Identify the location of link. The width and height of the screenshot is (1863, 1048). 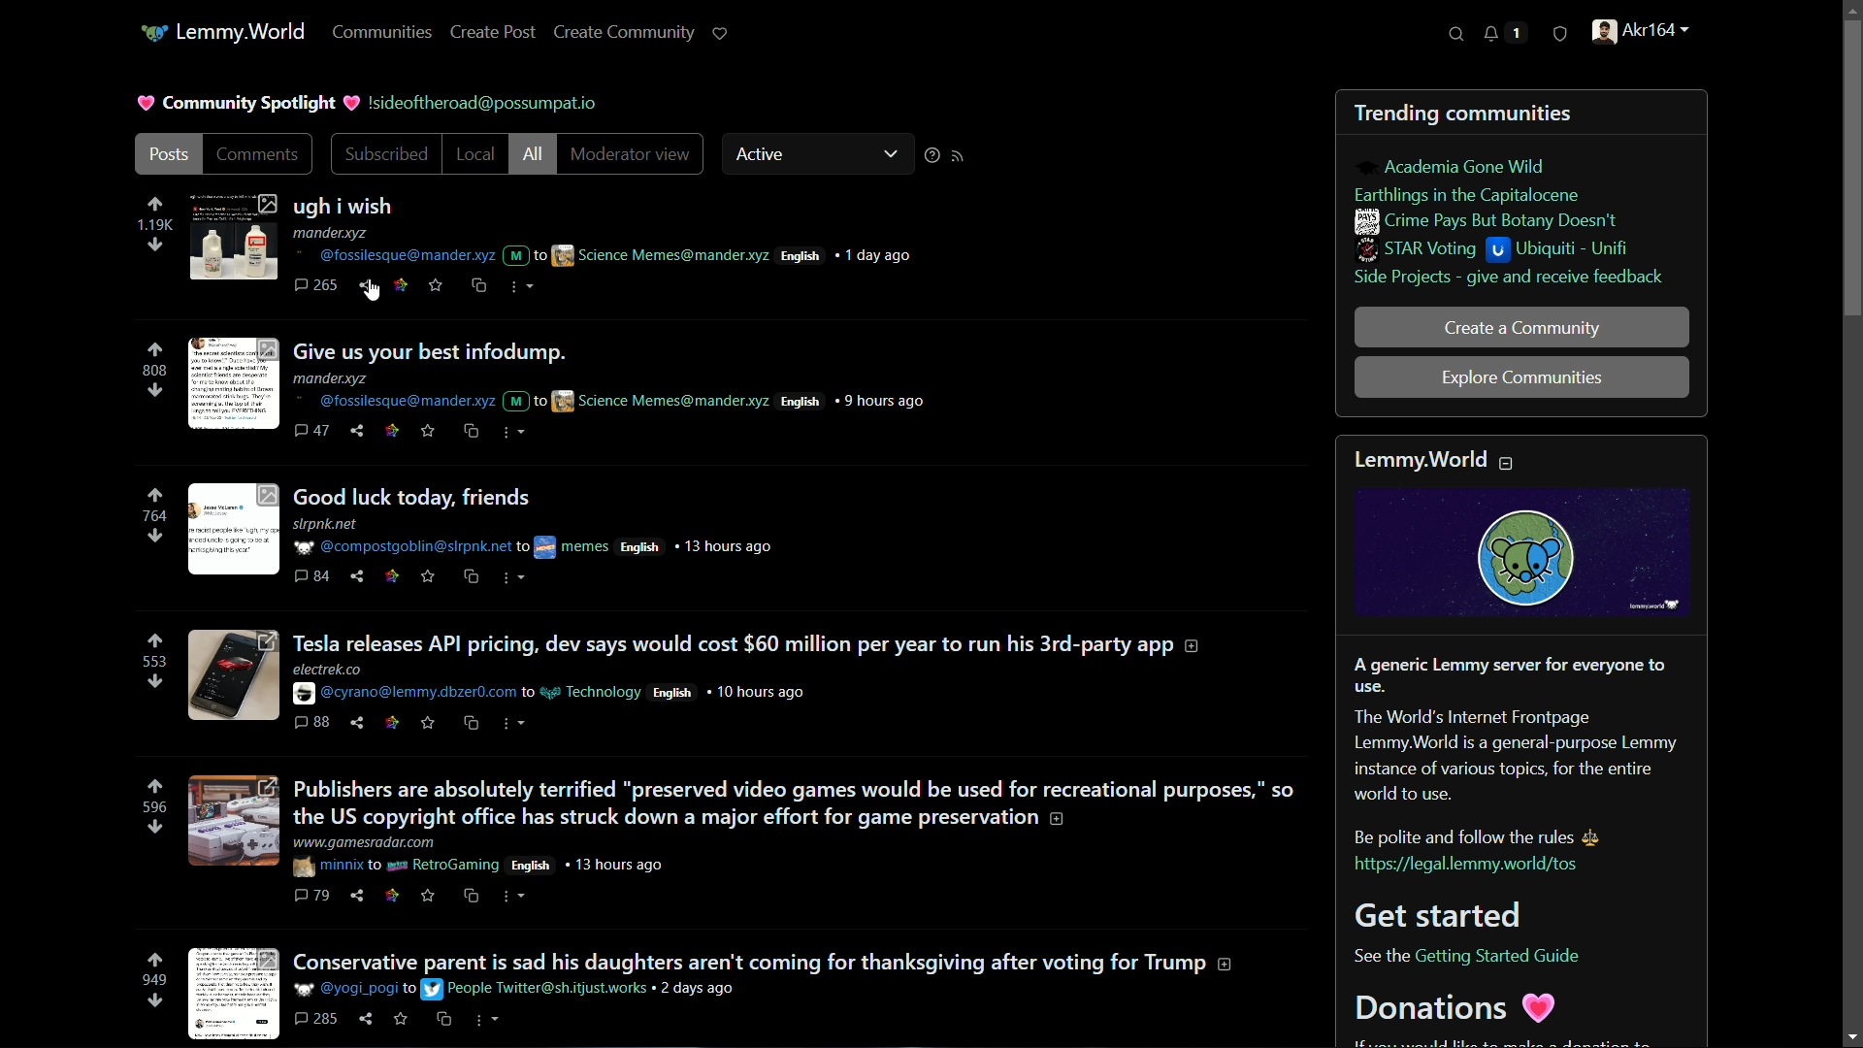
(392, 896).